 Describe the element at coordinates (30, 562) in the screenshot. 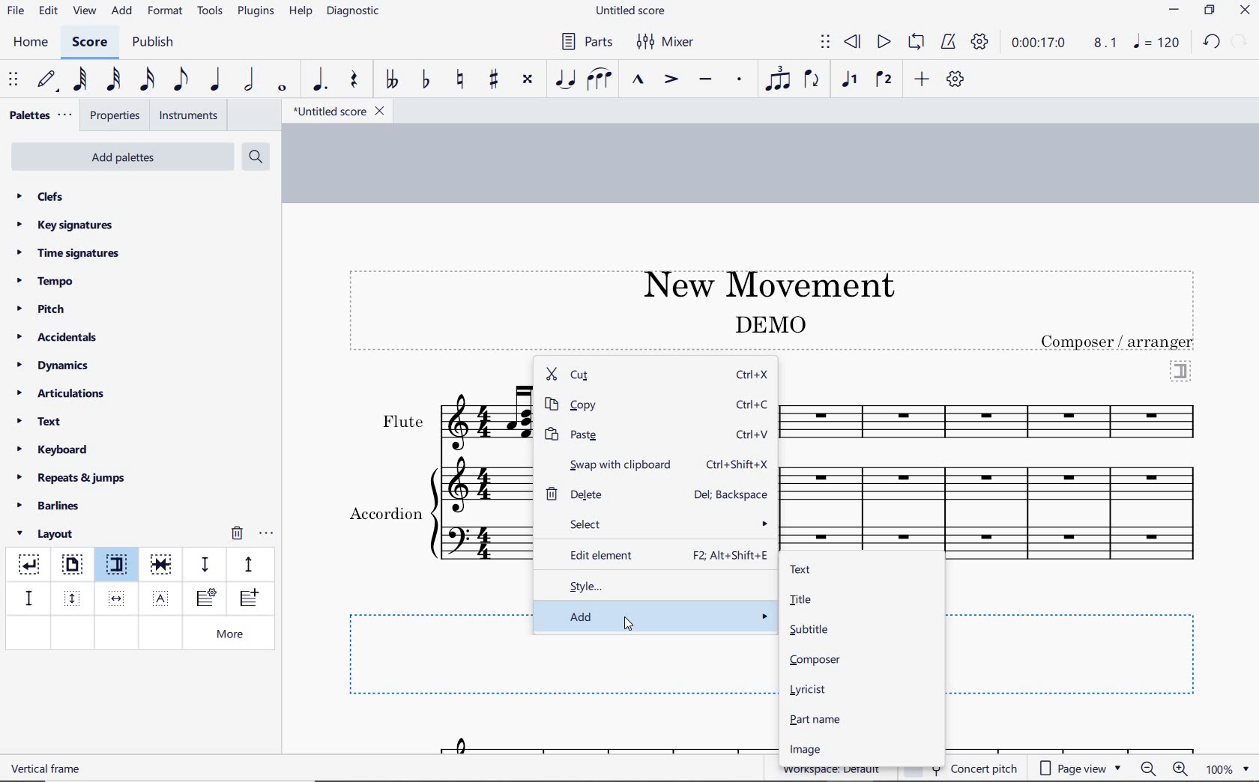

I see `system break` at that location.